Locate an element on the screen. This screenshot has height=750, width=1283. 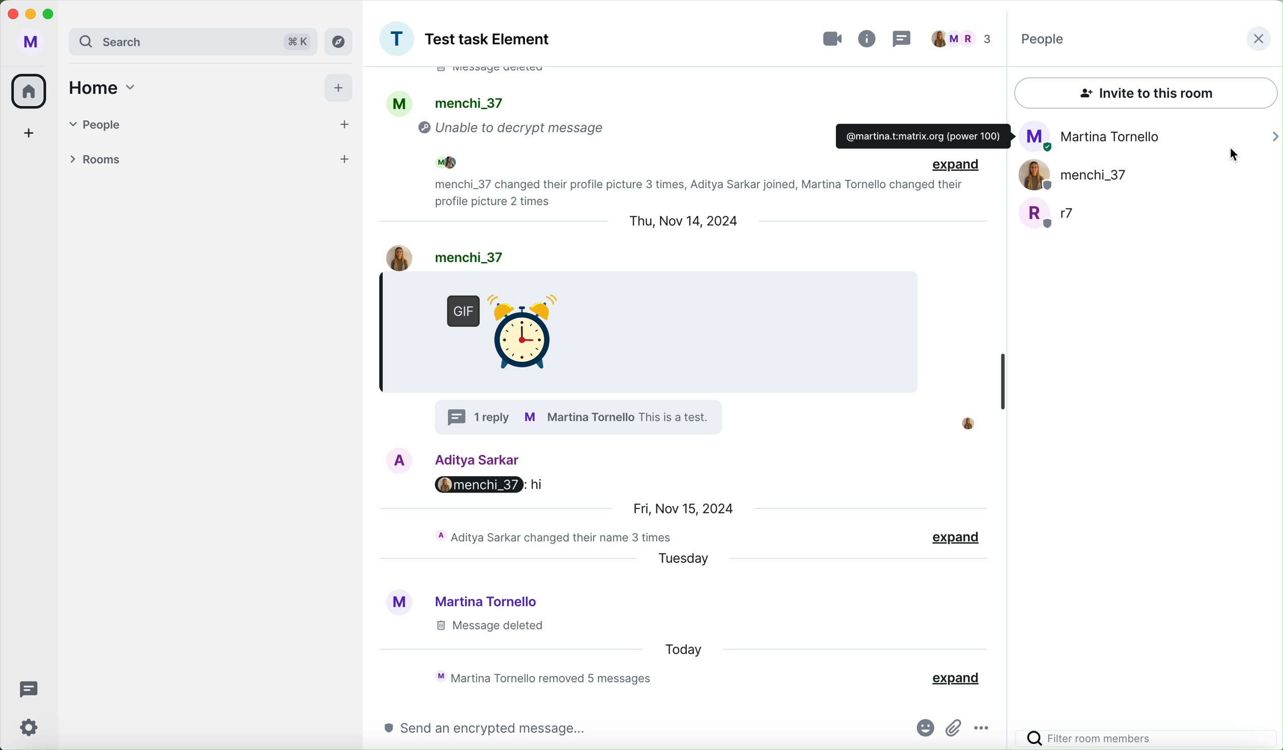
Aditya user is located at coordinates (480, 458).